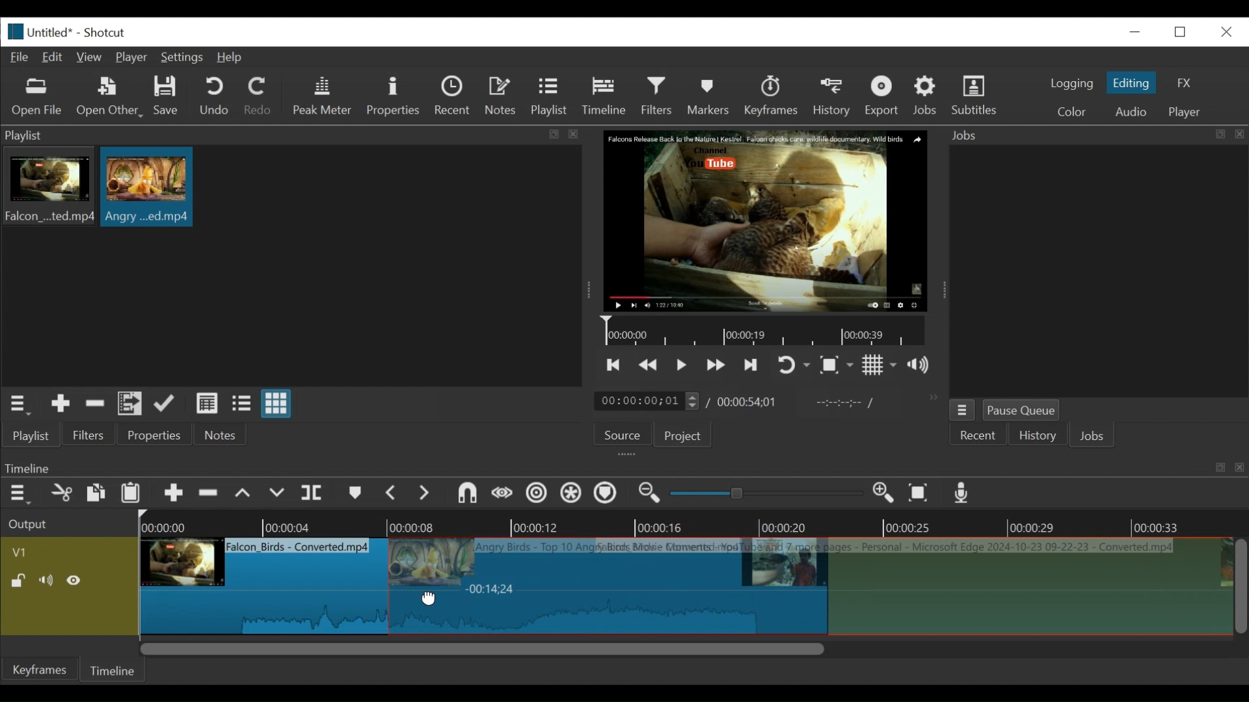 The width and height of the screenshot is (1249, 702). What do you see at coordinates (503, 96) in the screenshot?
I see `Notes` at bounding box center [503, 96].